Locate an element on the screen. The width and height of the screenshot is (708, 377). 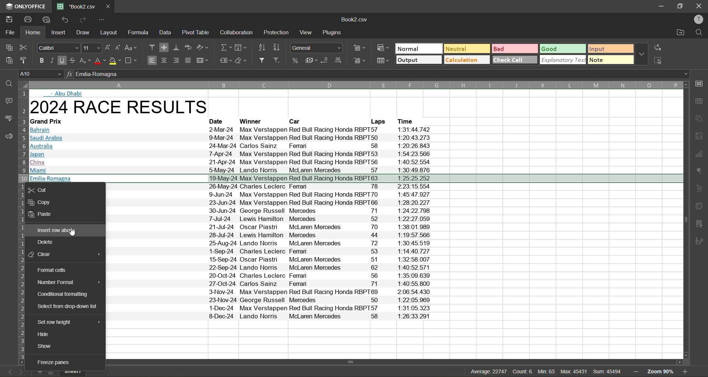
summation is located at coordinates (224, 47).